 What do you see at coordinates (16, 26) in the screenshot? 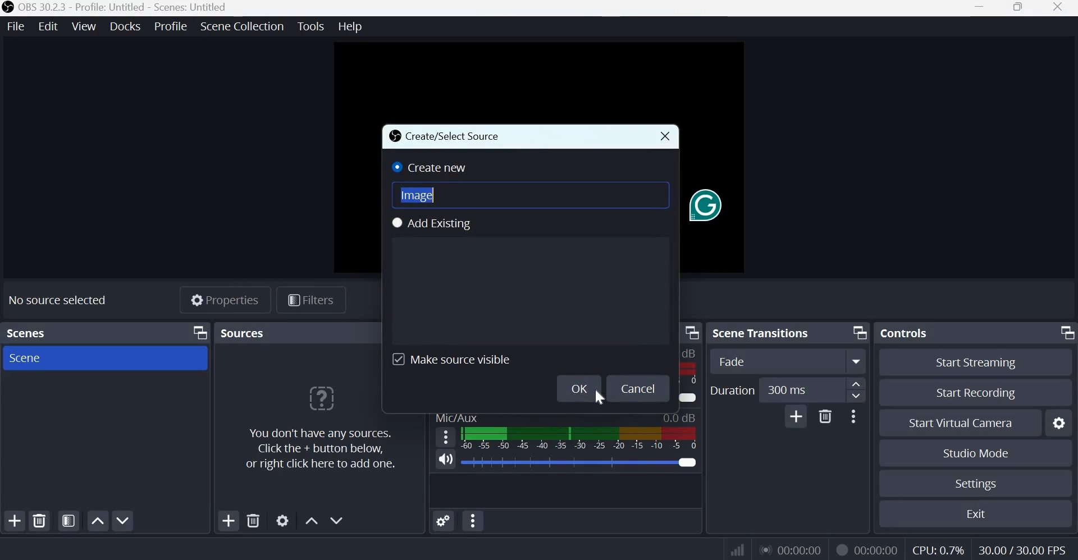
I see `file` at bounding box center [16, 26].